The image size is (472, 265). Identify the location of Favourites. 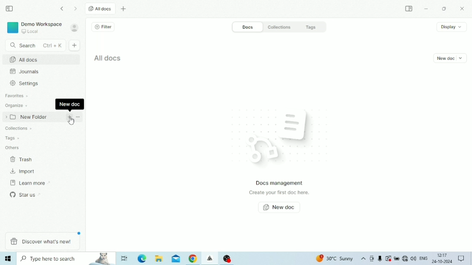
(17, 96).